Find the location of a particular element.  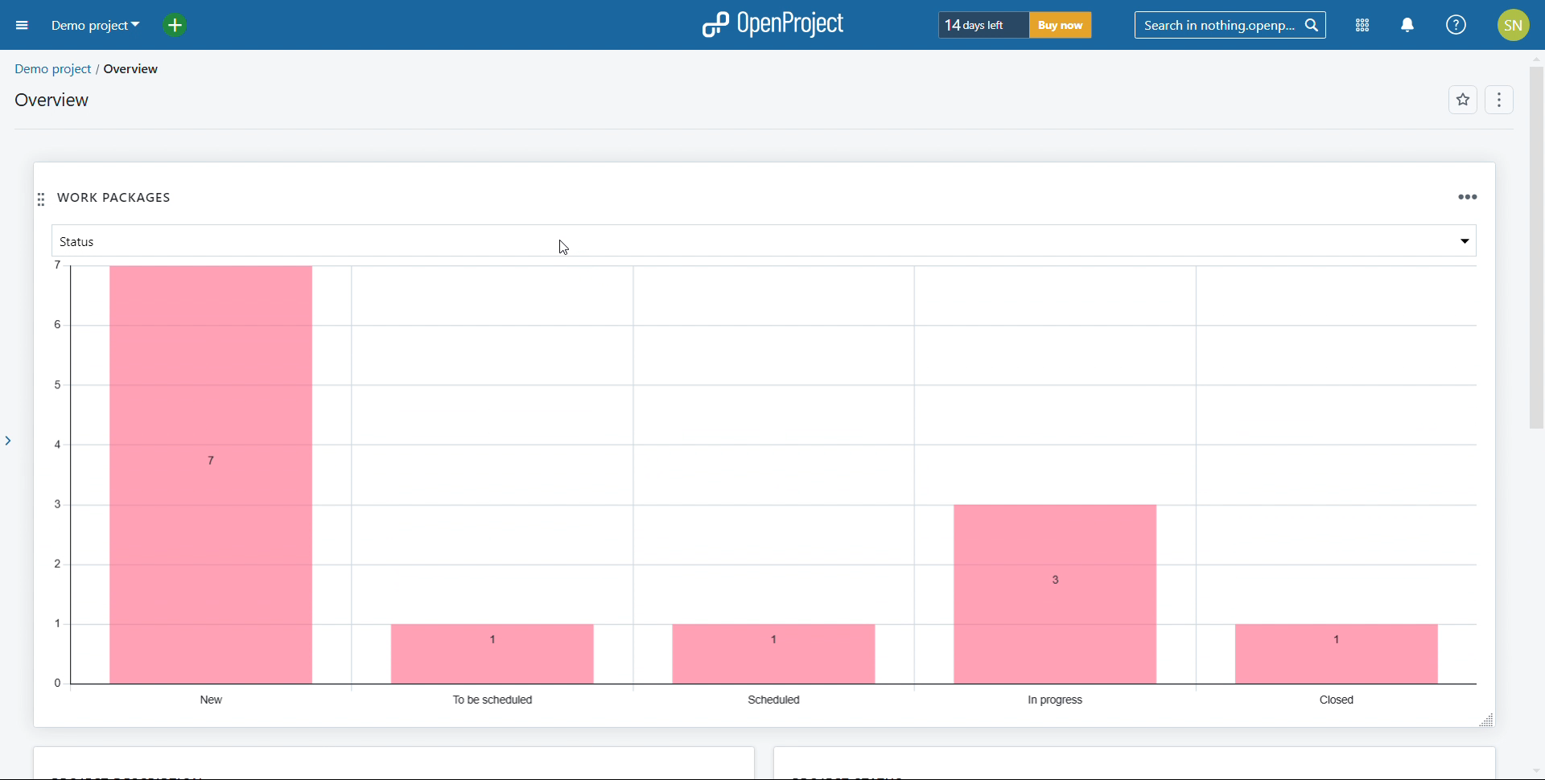

chart is located at coordinates (764, 485).